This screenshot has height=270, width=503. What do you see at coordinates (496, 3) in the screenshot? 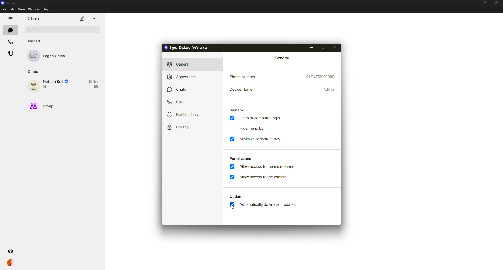
I see `close` at bounding box center [496, 3].